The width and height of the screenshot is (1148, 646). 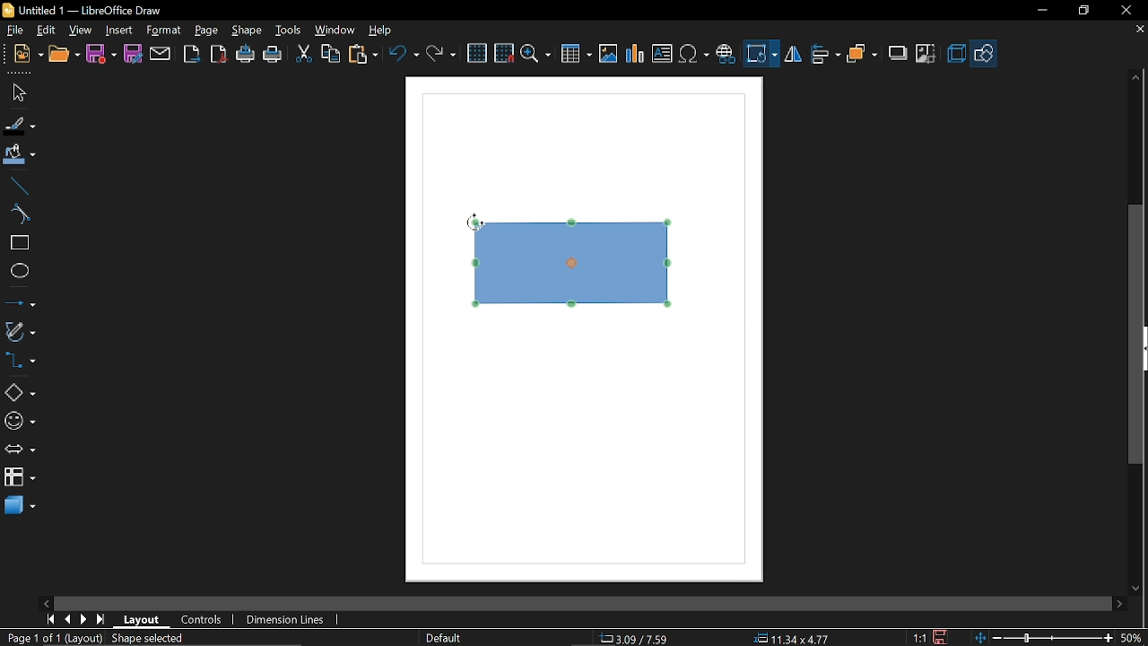 I want to click on arrows, so click(x=20, y=451).